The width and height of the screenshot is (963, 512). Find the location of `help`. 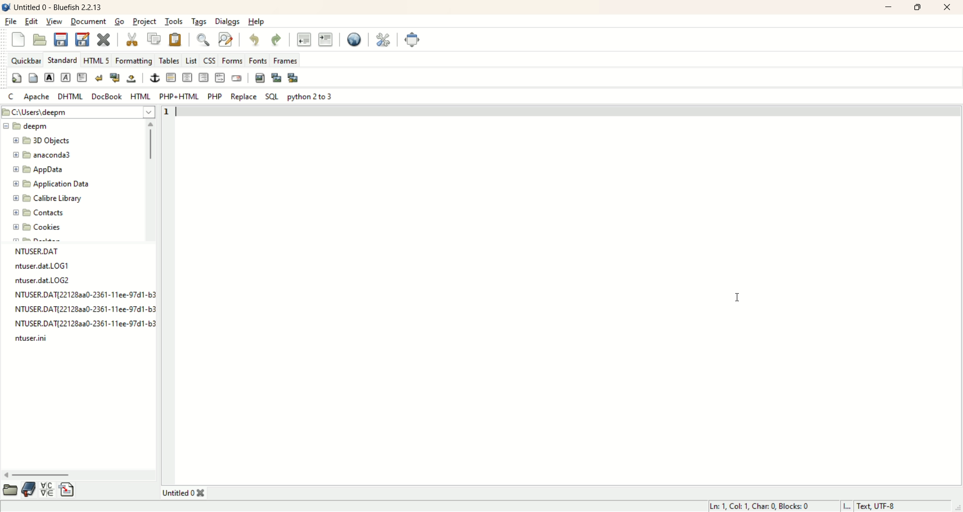

help is located at coordinates (256, 21).